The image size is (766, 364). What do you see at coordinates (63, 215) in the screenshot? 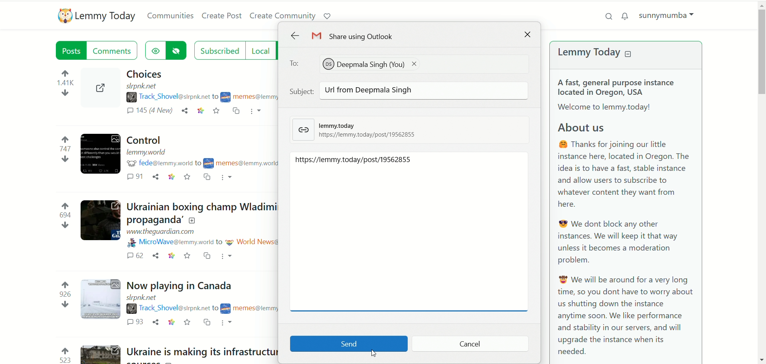
I see `votes up and down` at bounding box center [63, 215].